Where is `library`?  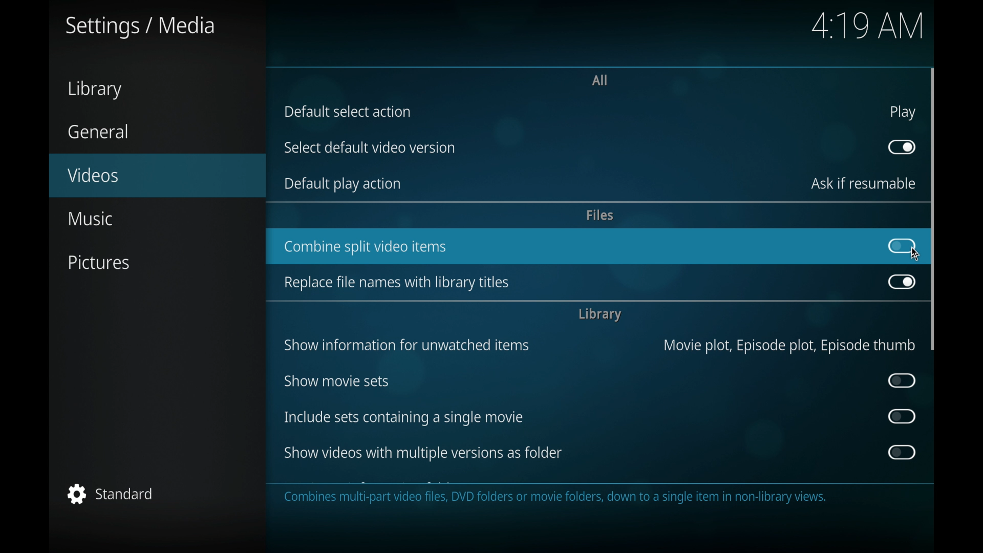
library is located at coordinates (599, 315).